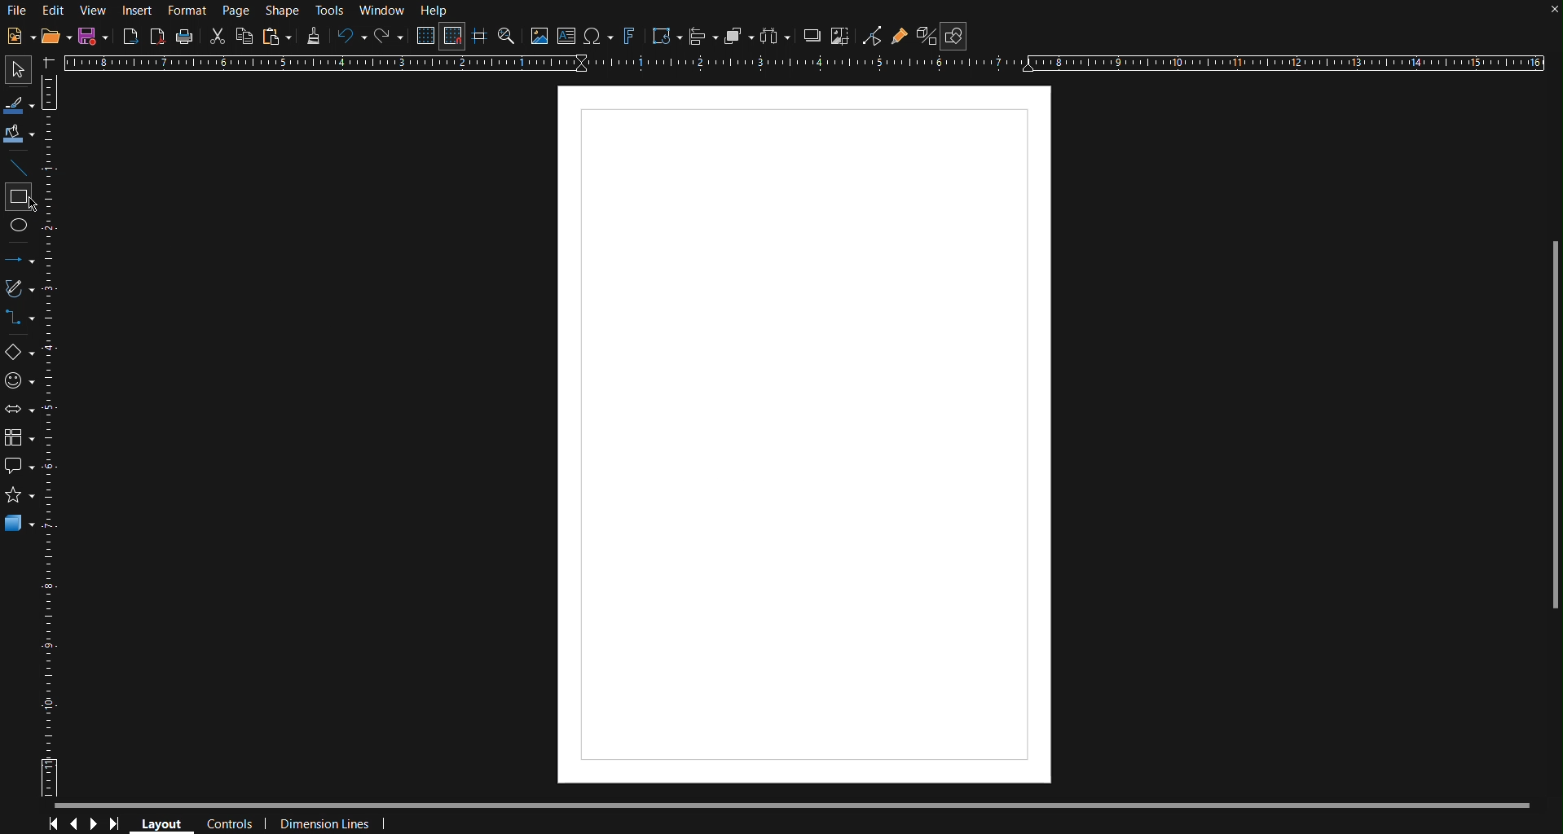  Describe the element at coordinates (160, 823) in the screenshot. I see `Layout` at that location.